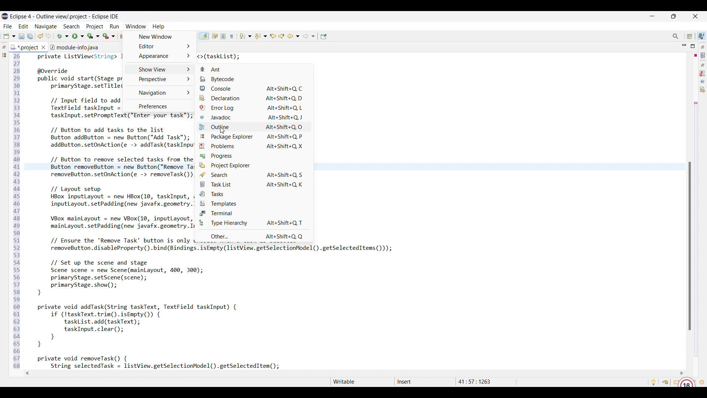 This screenshot has width=707, height=398. What do you see at coordinates (253, 98) in the screenshot?
I see `Declaration` at bounding box center [253, 98].